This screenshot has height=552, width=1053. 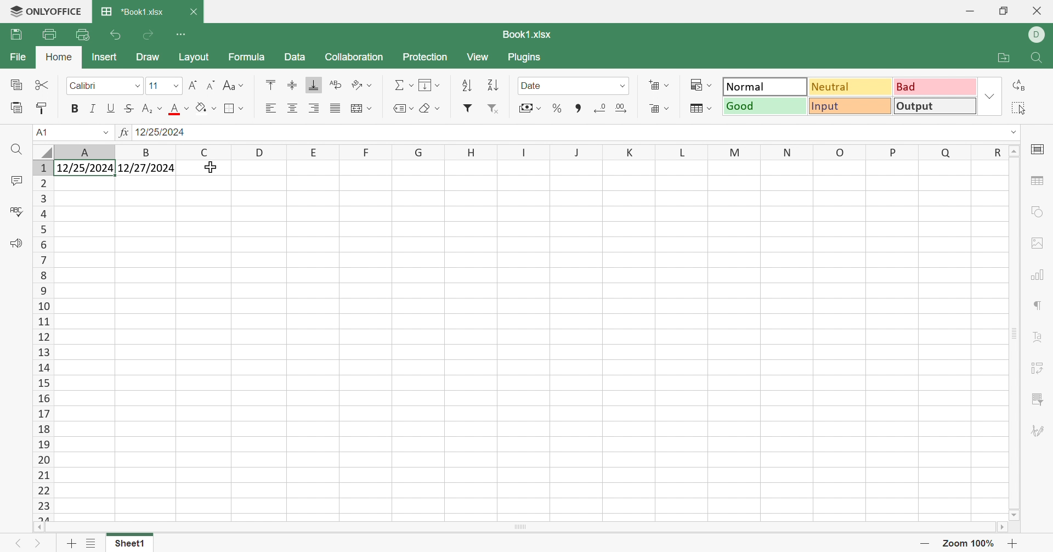 What do you see at coordinates (1014, 335) in the screenshot?
I see `Scroll Bar` at bounding box center [1014, 335].